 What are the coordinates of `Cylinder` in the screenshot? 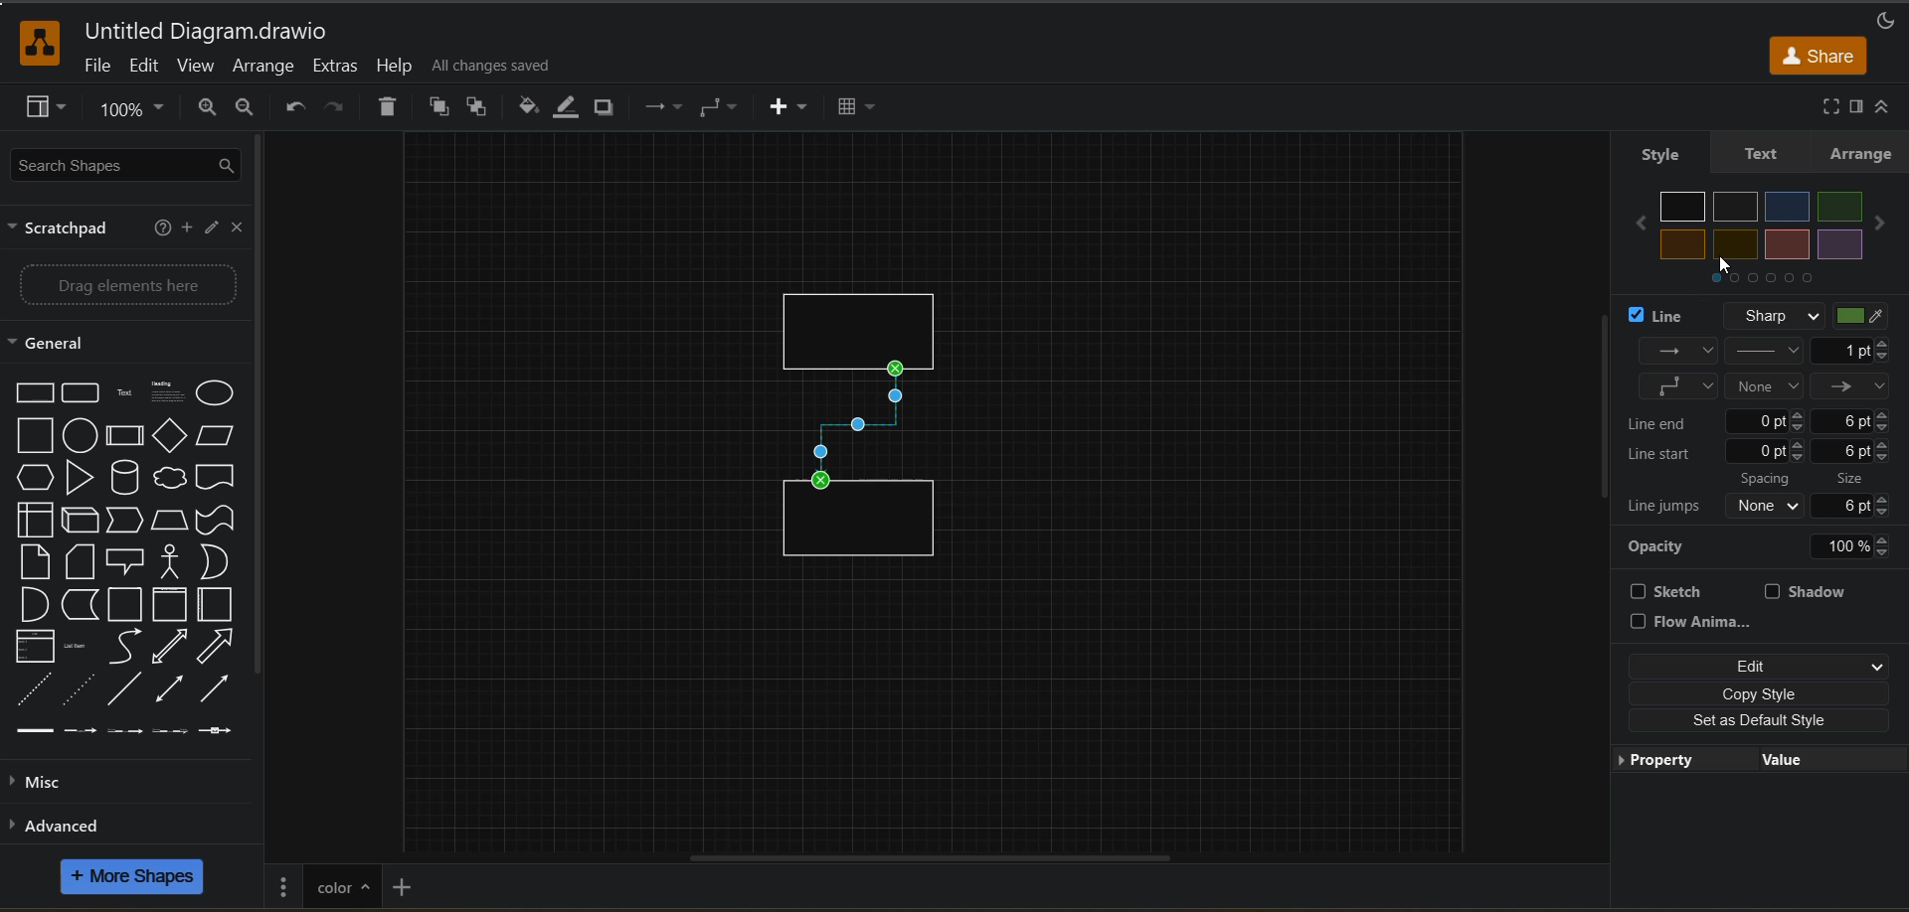 It's located at (125, 478).